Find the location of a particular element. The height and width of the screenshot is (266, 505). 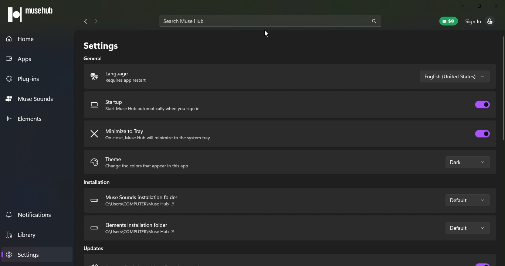

Drop down menu is located at coordinates (467, 200).